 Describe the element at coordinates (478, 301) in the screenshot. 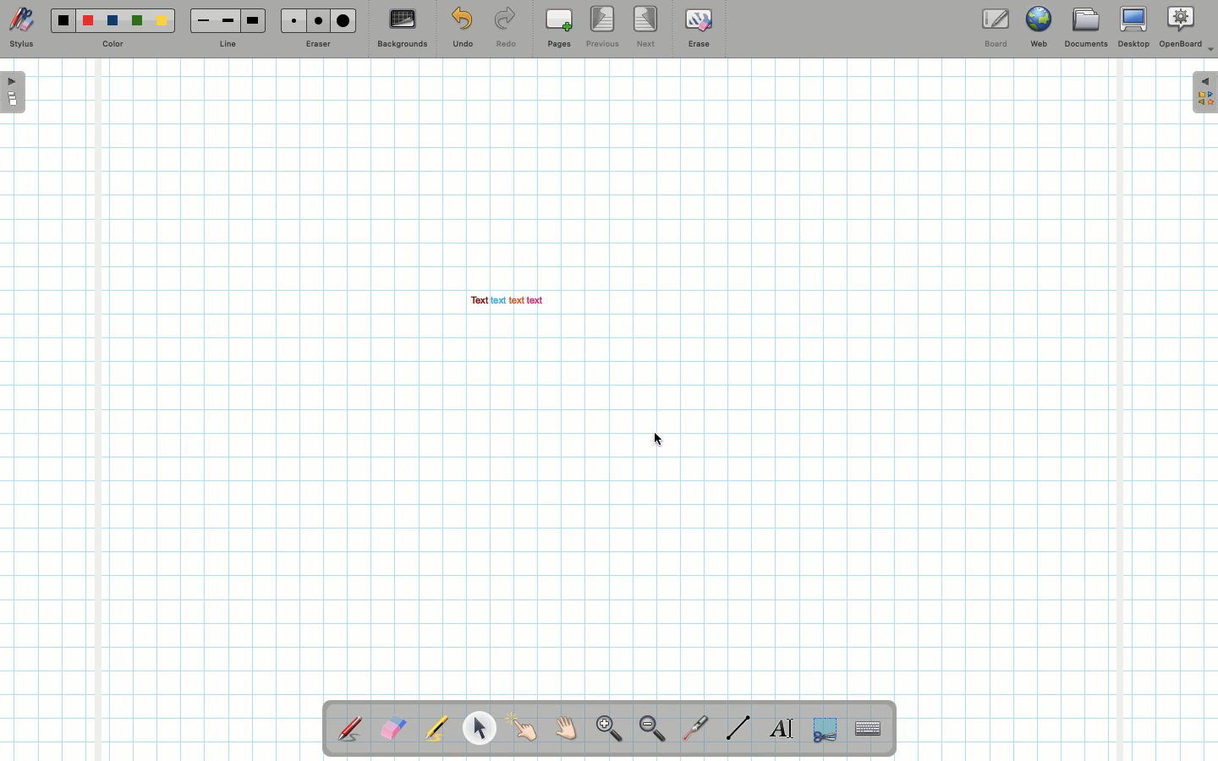

I see `text` at that location.